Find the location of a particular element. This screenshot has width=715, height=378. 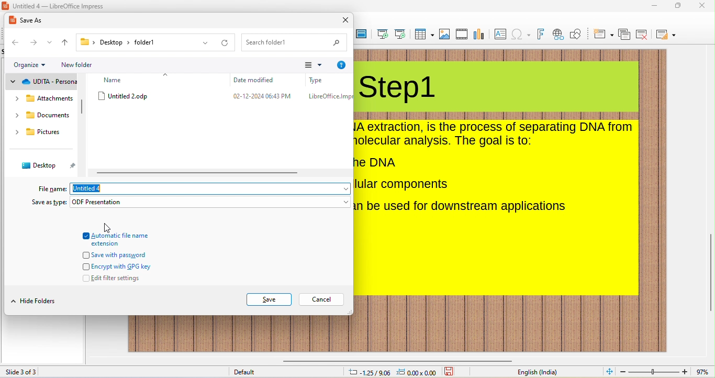

remove slide is located at coordinates (643, 35).